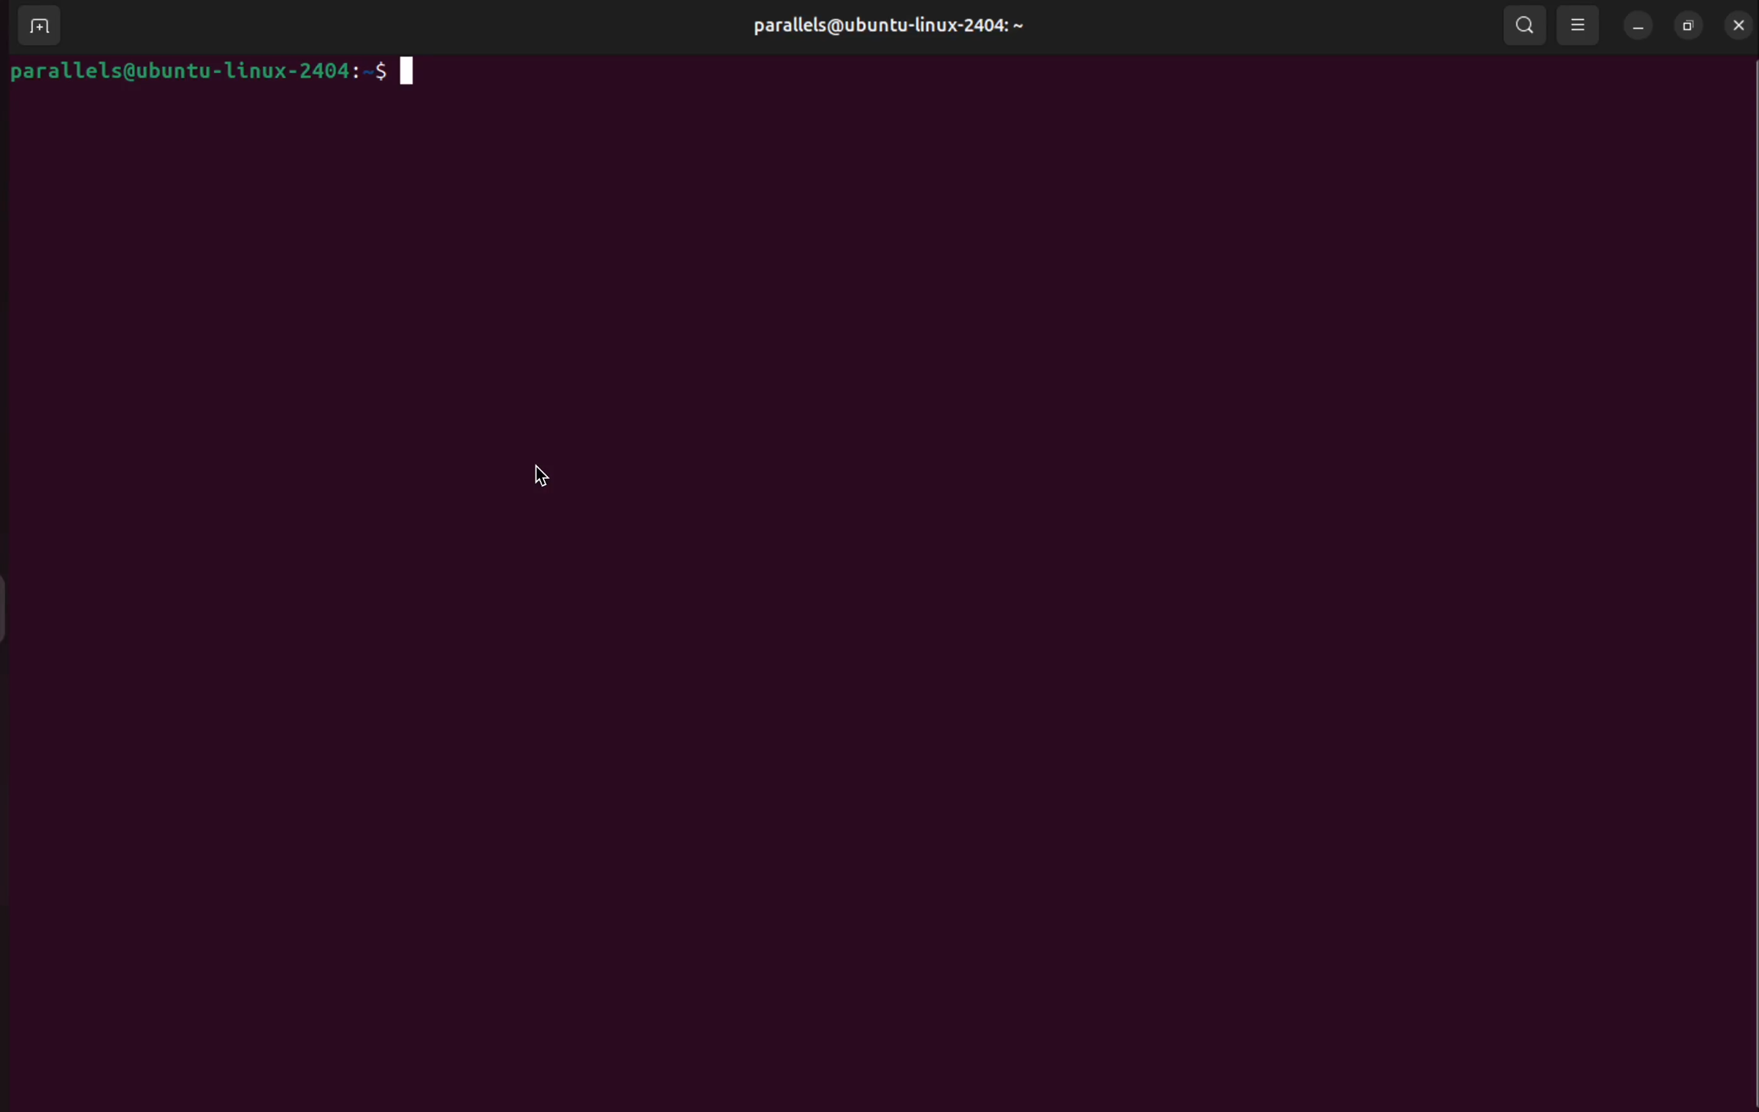 The image size is (1759, 1112). I want to click on parallels, so click(883, 26).